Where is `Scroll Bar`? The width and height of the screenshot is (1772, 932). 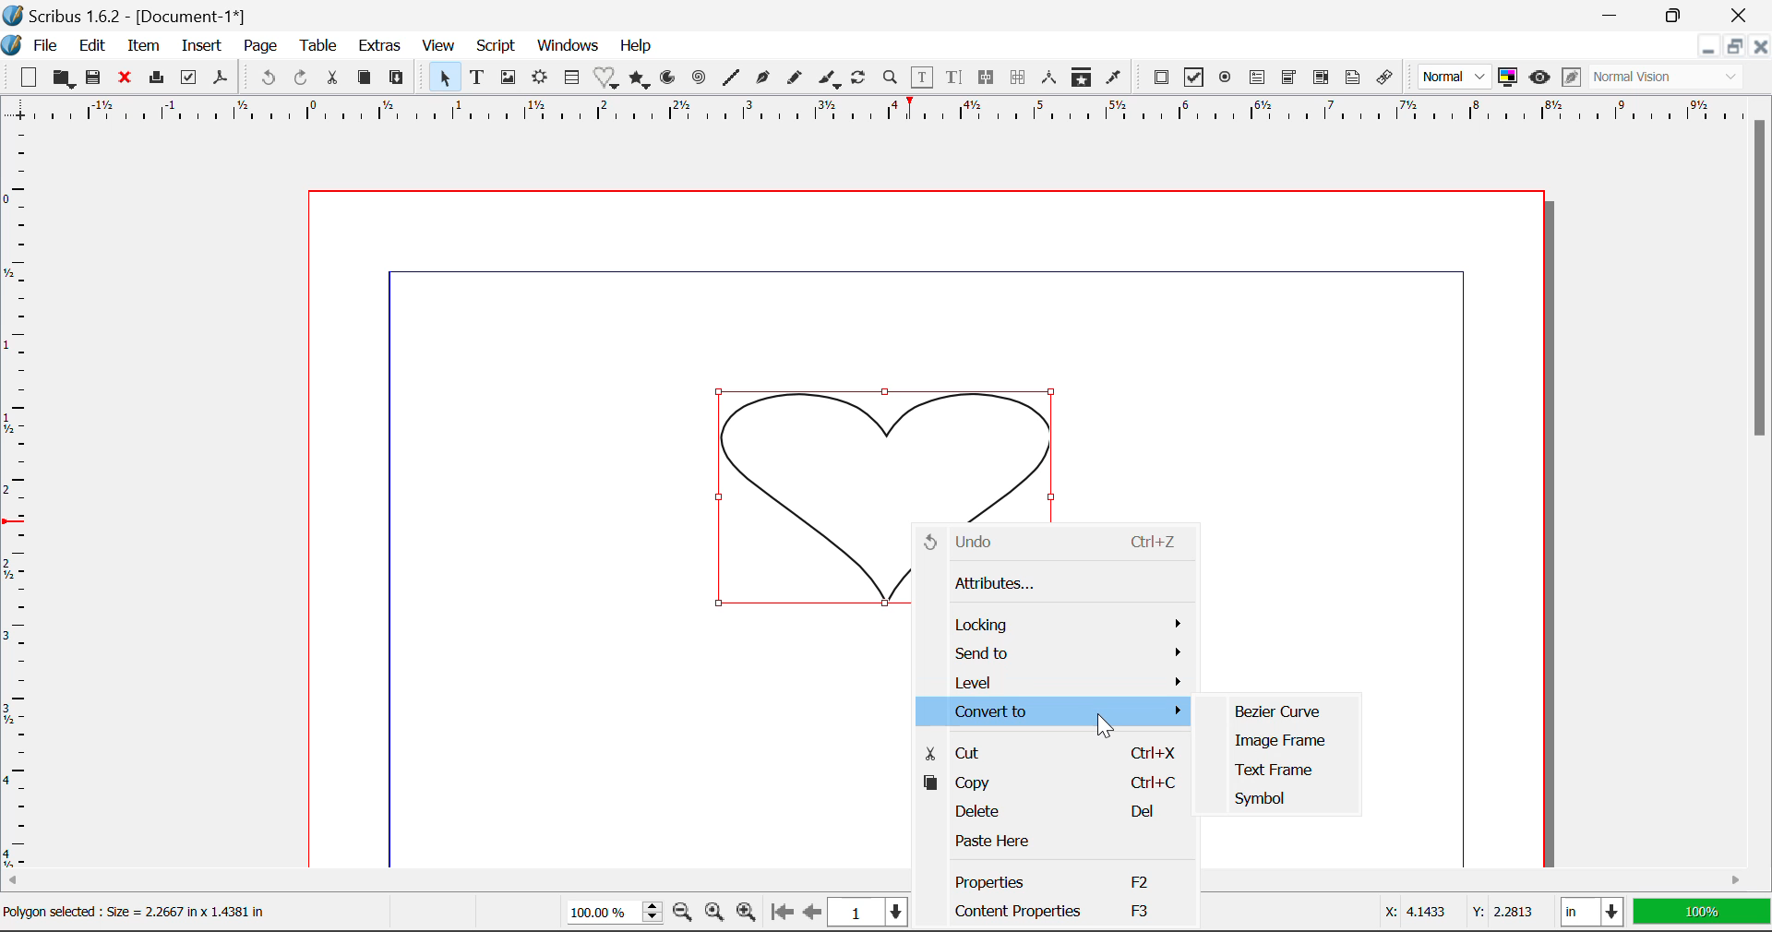 Scroll Bar is located at coordinates (1761, 477).